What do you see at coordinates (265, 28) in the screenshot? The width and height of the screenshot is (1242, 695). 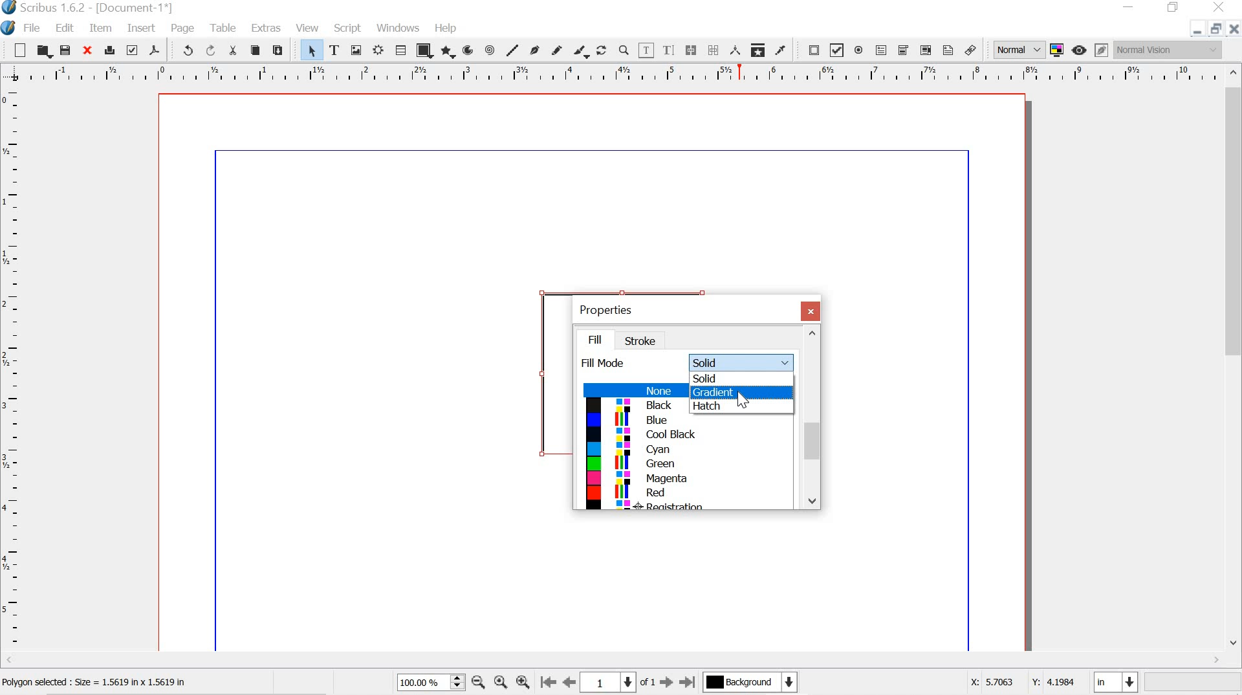 I see `extras` at bounding box center [265, 28].